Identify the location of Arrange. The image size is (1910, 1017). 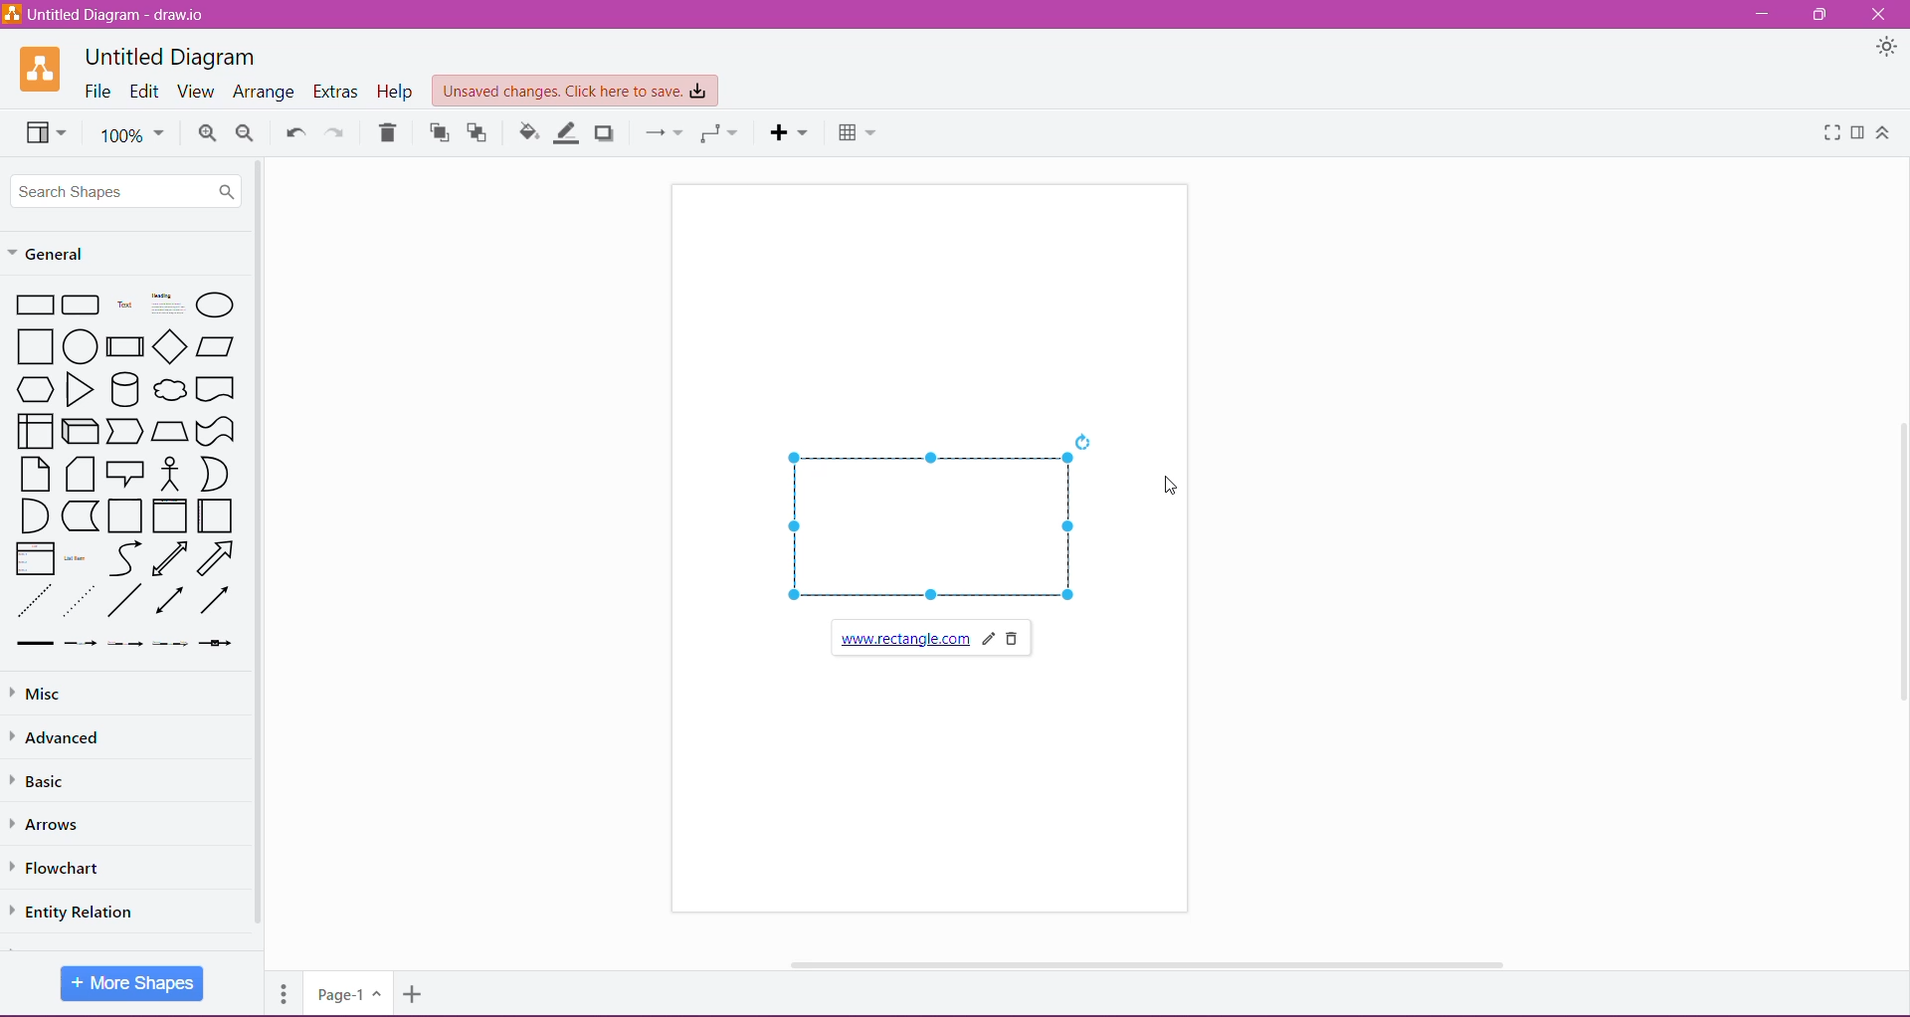
(264, 93).